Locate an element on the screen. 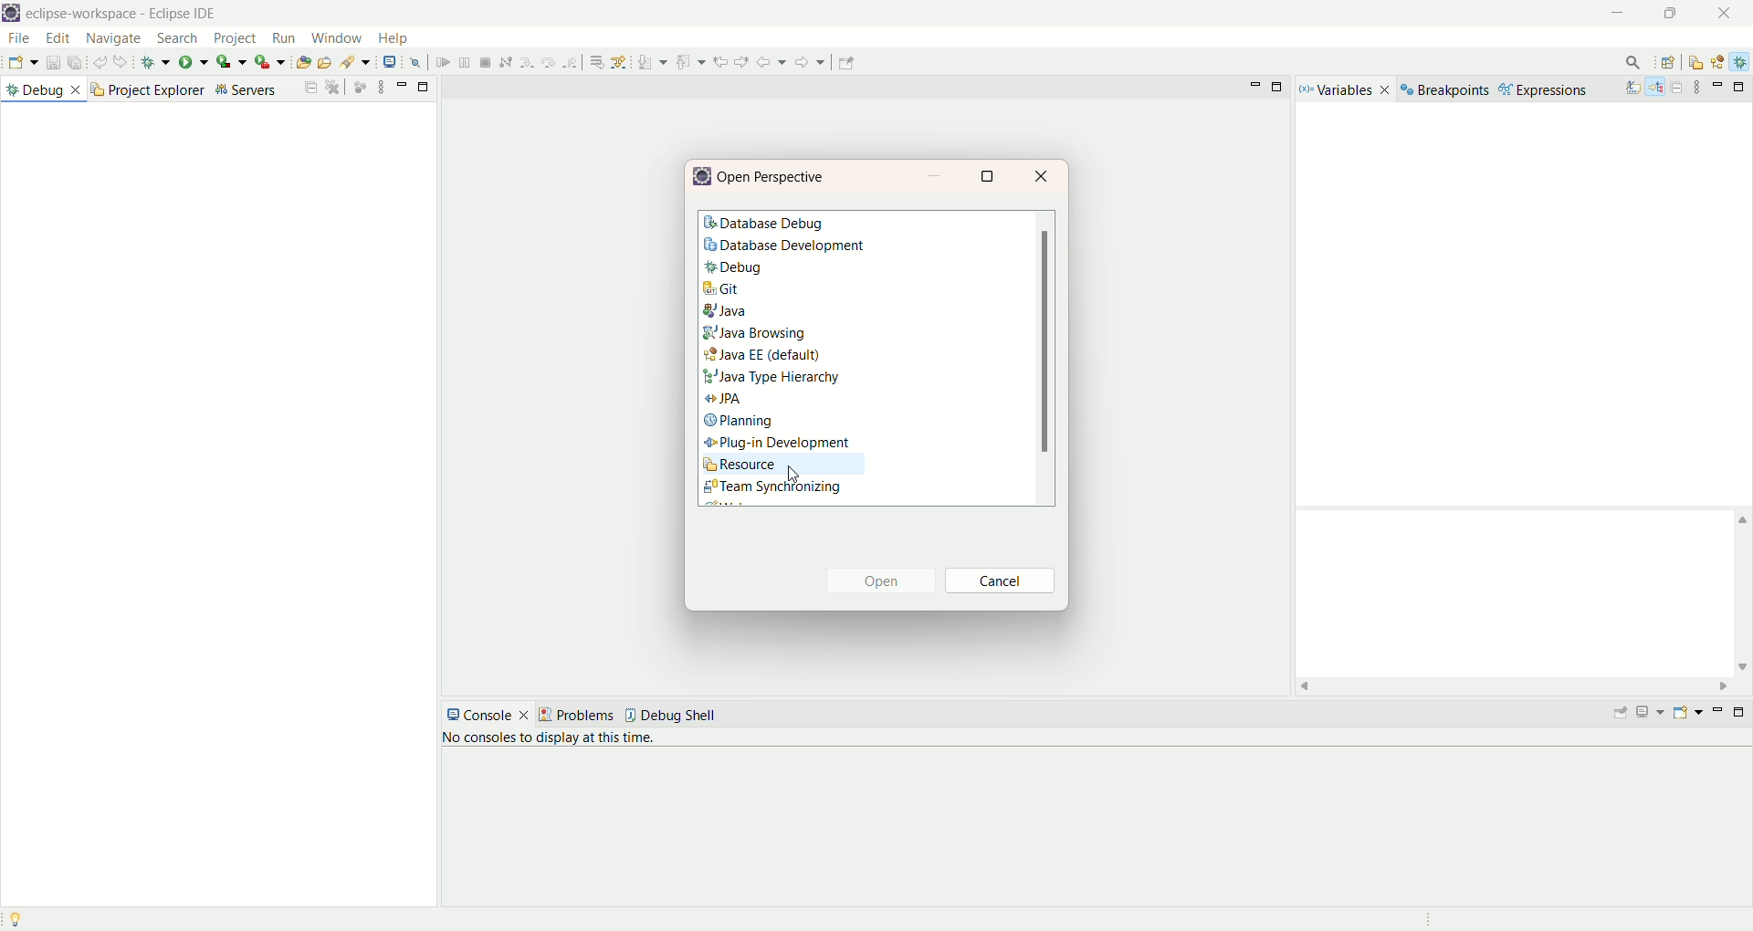 The width and height of the screenshot is (1753, 931). terminate is located at coordinates (618, 61).